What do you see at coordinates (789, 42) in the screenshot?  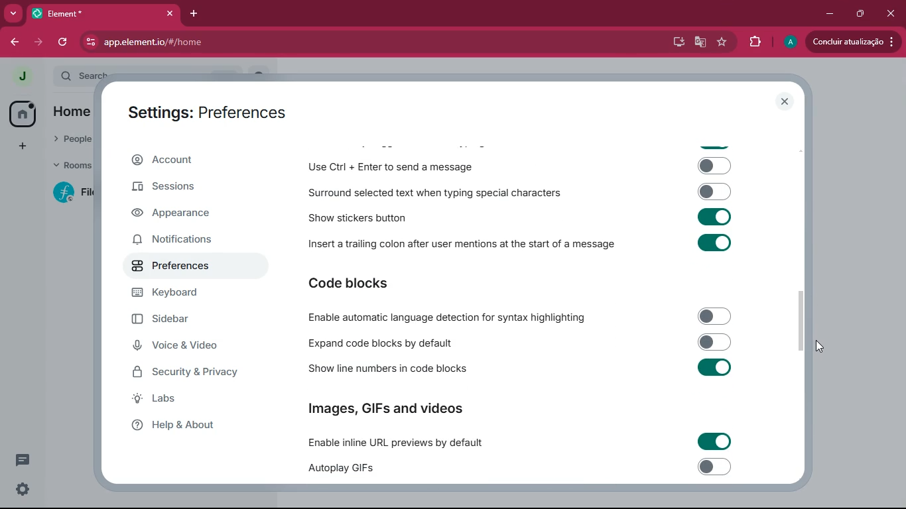 I see `profile` at bounding box center [789, 42].